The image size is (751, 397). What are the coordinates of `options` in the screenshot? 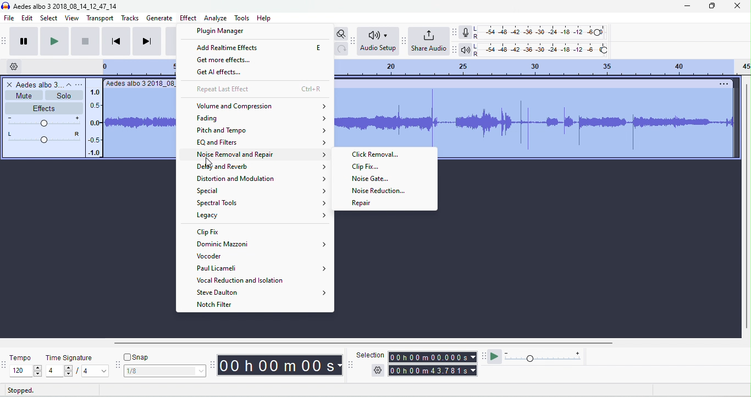 It's located at (722, 83).